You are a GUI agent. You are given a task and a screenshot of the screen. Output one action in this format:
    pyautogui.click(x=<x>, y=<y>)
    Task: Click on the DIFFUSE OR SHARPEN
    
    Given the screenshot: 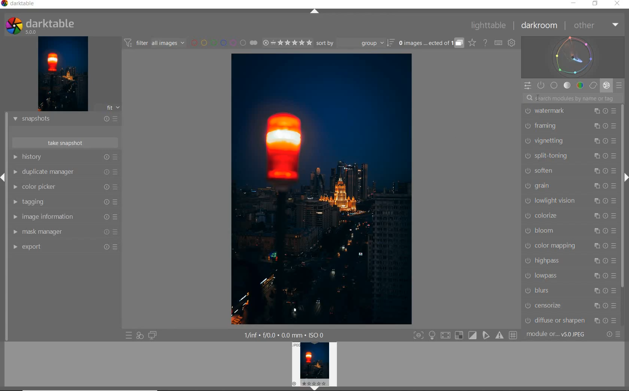 What is the action you would take?
    pyautogui.click(x=554, y=320)
    